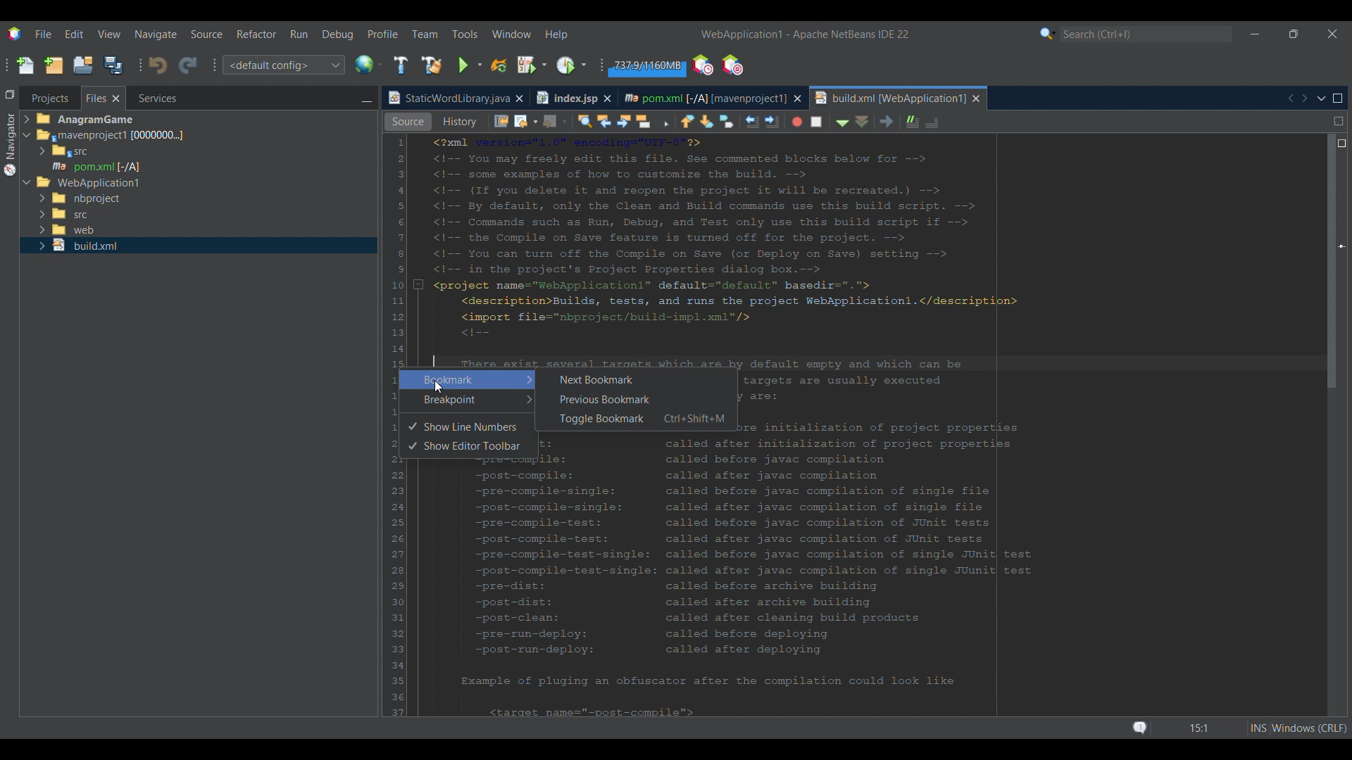 Image resolution: width=1352 pixels, height=760 pixels. I want to click on Selected file highlighted, so click(199, 166).